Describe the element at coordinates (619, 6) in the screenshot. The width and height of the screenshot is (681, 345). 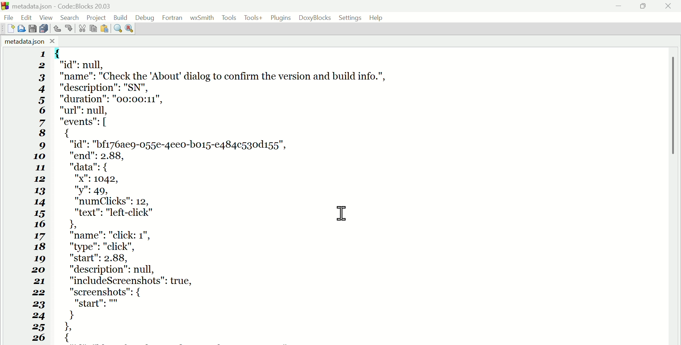
I see `minimise` at that location.